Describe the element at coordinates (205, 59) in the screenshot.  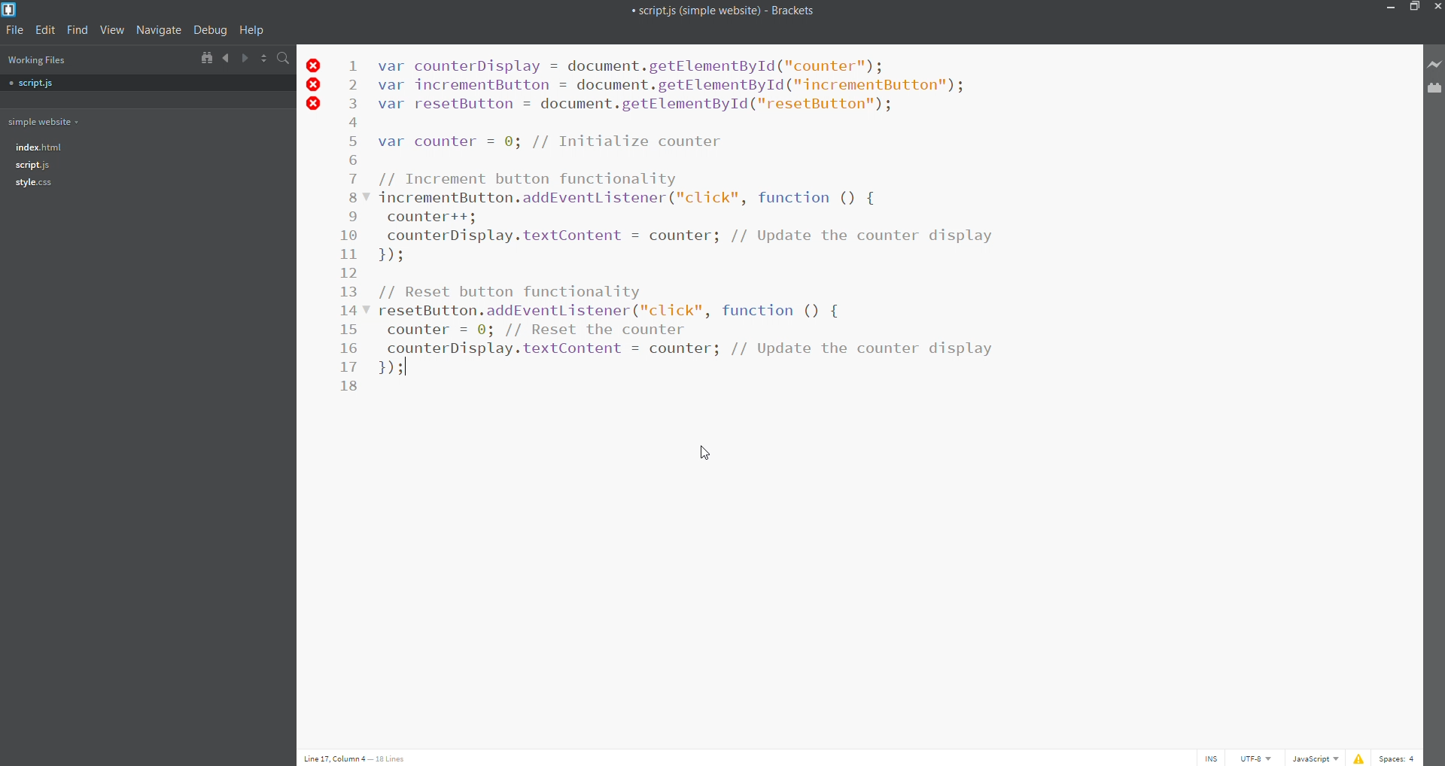
I see `show in file tree` at that location.